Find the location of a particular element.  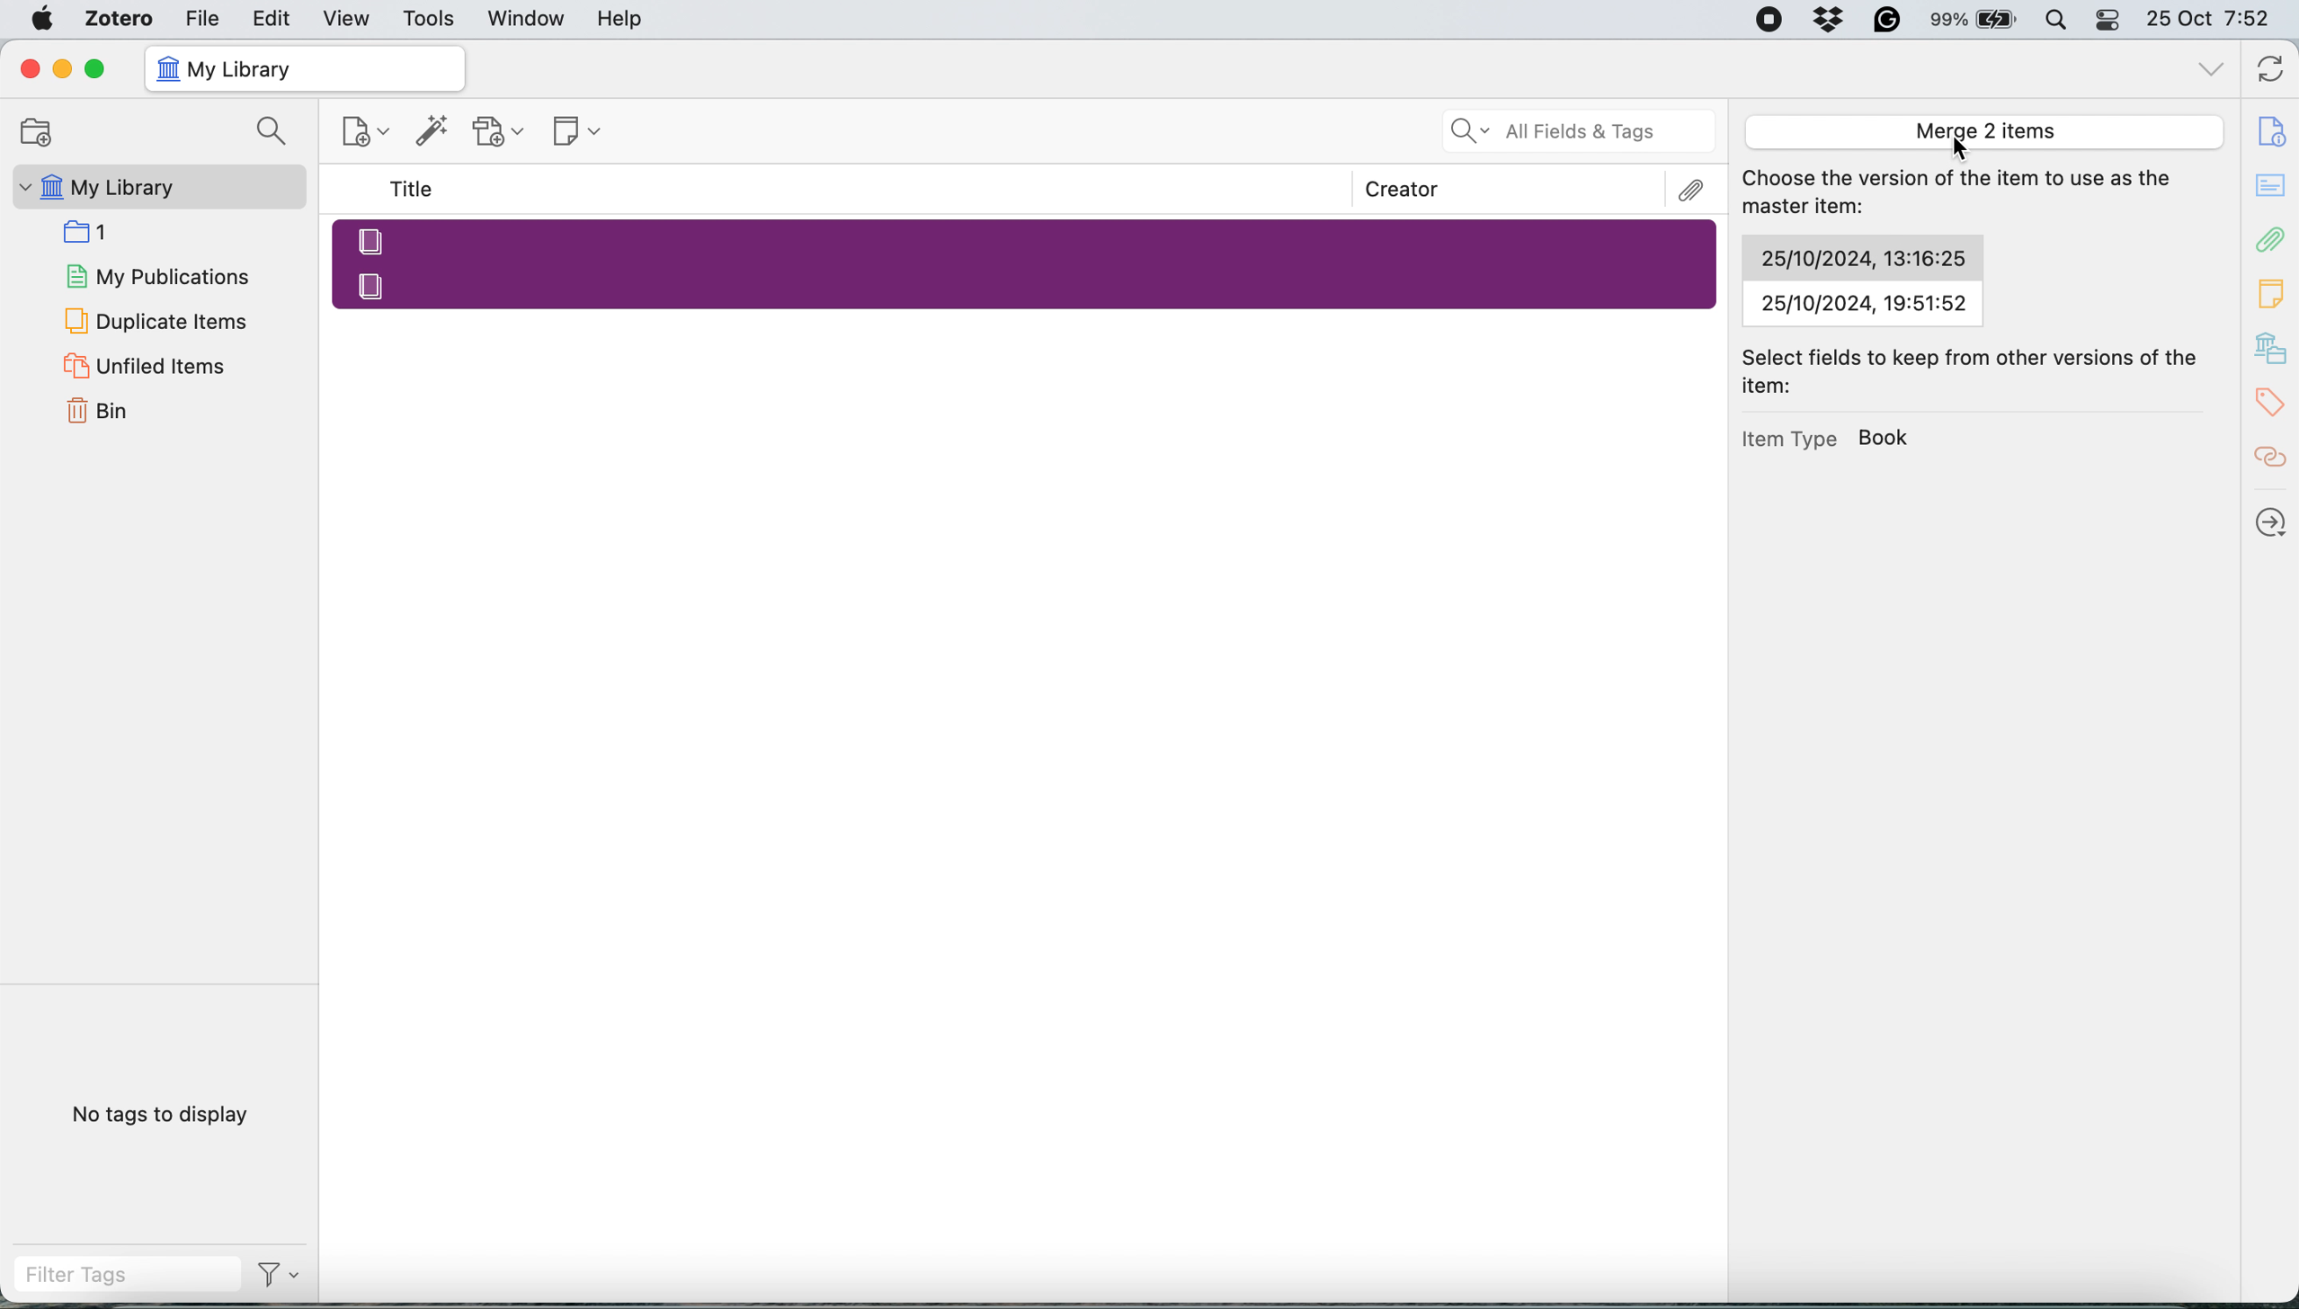

Control Centre is located at coordinates (2109, 19).